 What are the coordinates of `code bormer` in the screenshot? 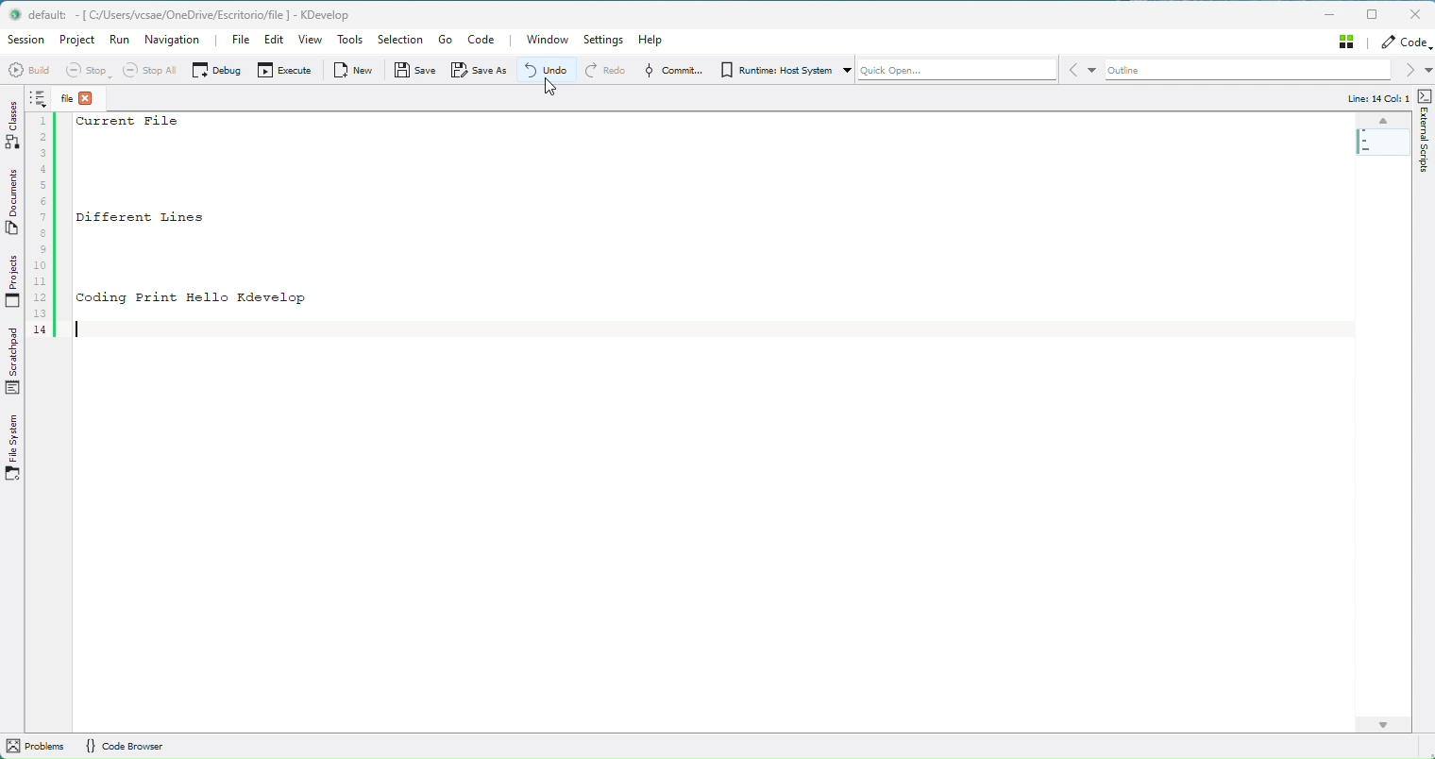 It's located at (136, 746).